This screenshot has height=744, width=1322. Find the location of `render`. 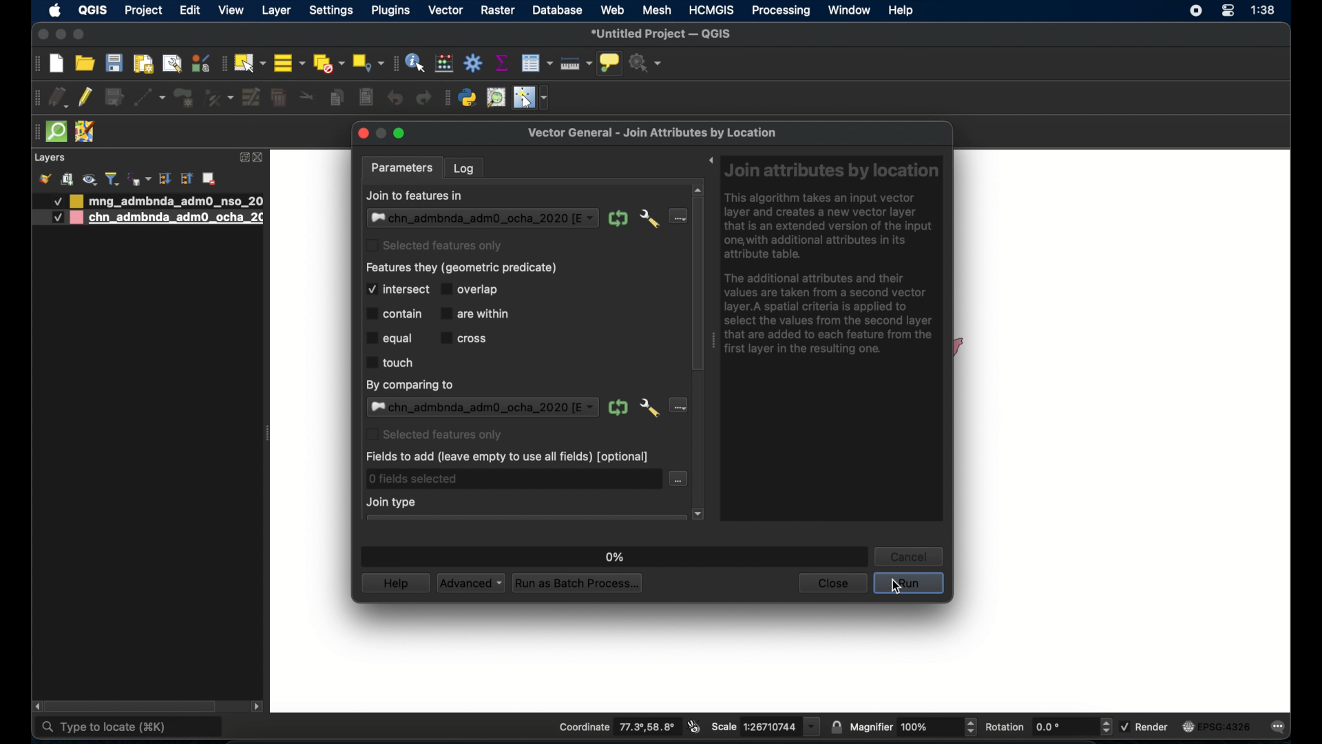

render is located at coordinates (1144, 726).